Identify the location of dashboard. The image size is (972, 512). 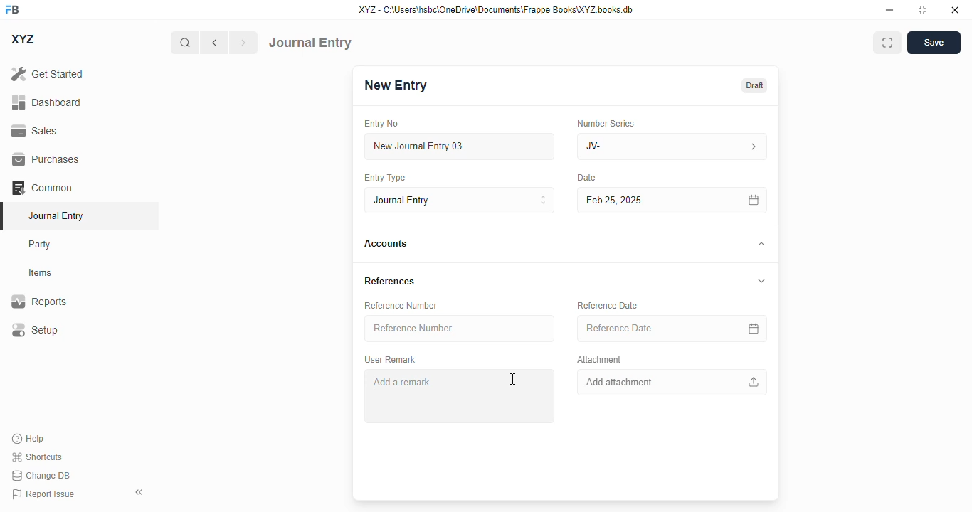
(47, 102).